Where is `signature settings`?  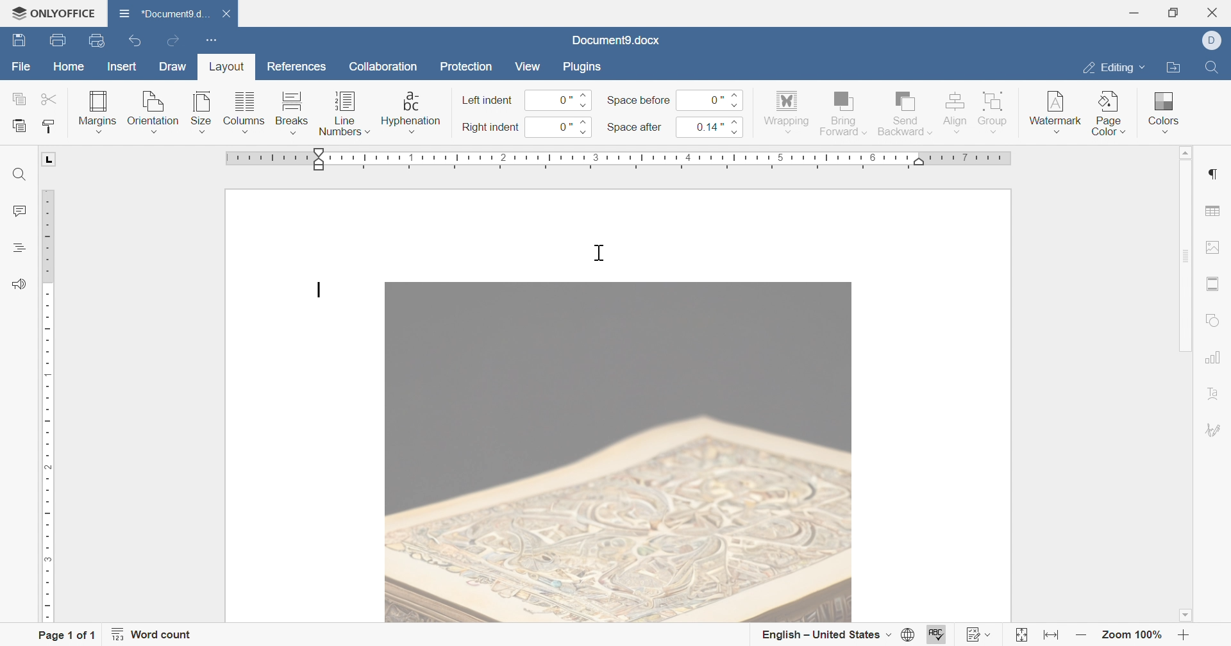
signature settings is located at coordinates (1215, 430).